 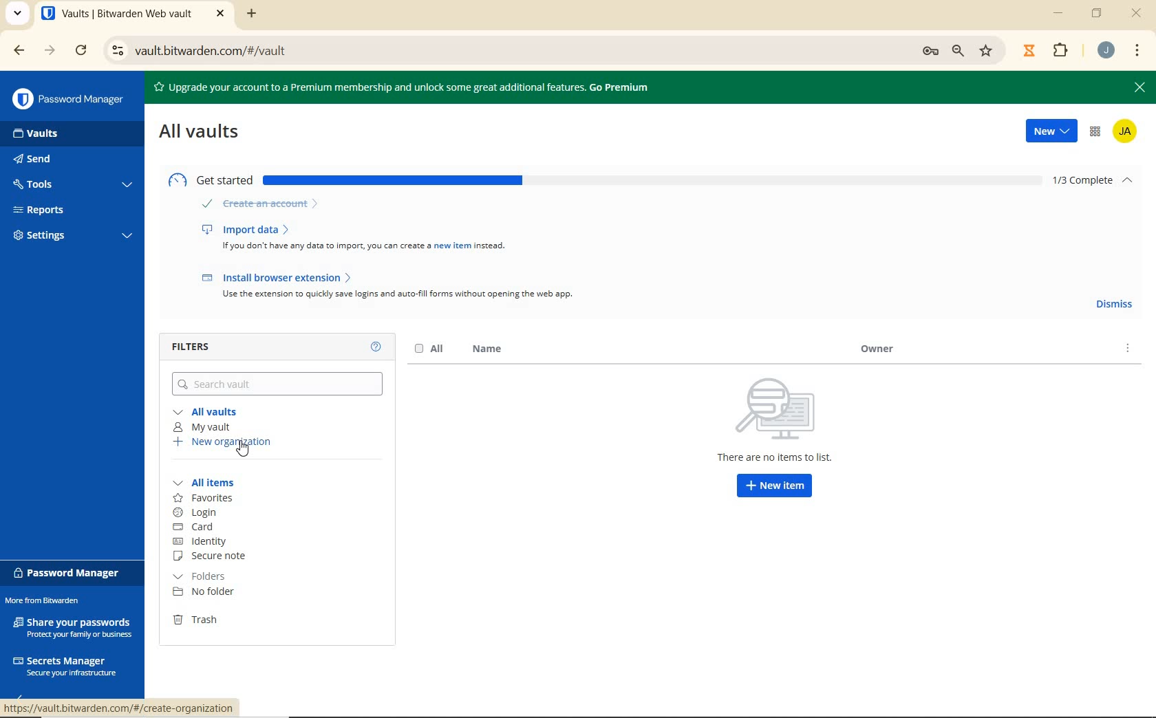 I want to click on bookmark this tab, so click(x=988, y=50).